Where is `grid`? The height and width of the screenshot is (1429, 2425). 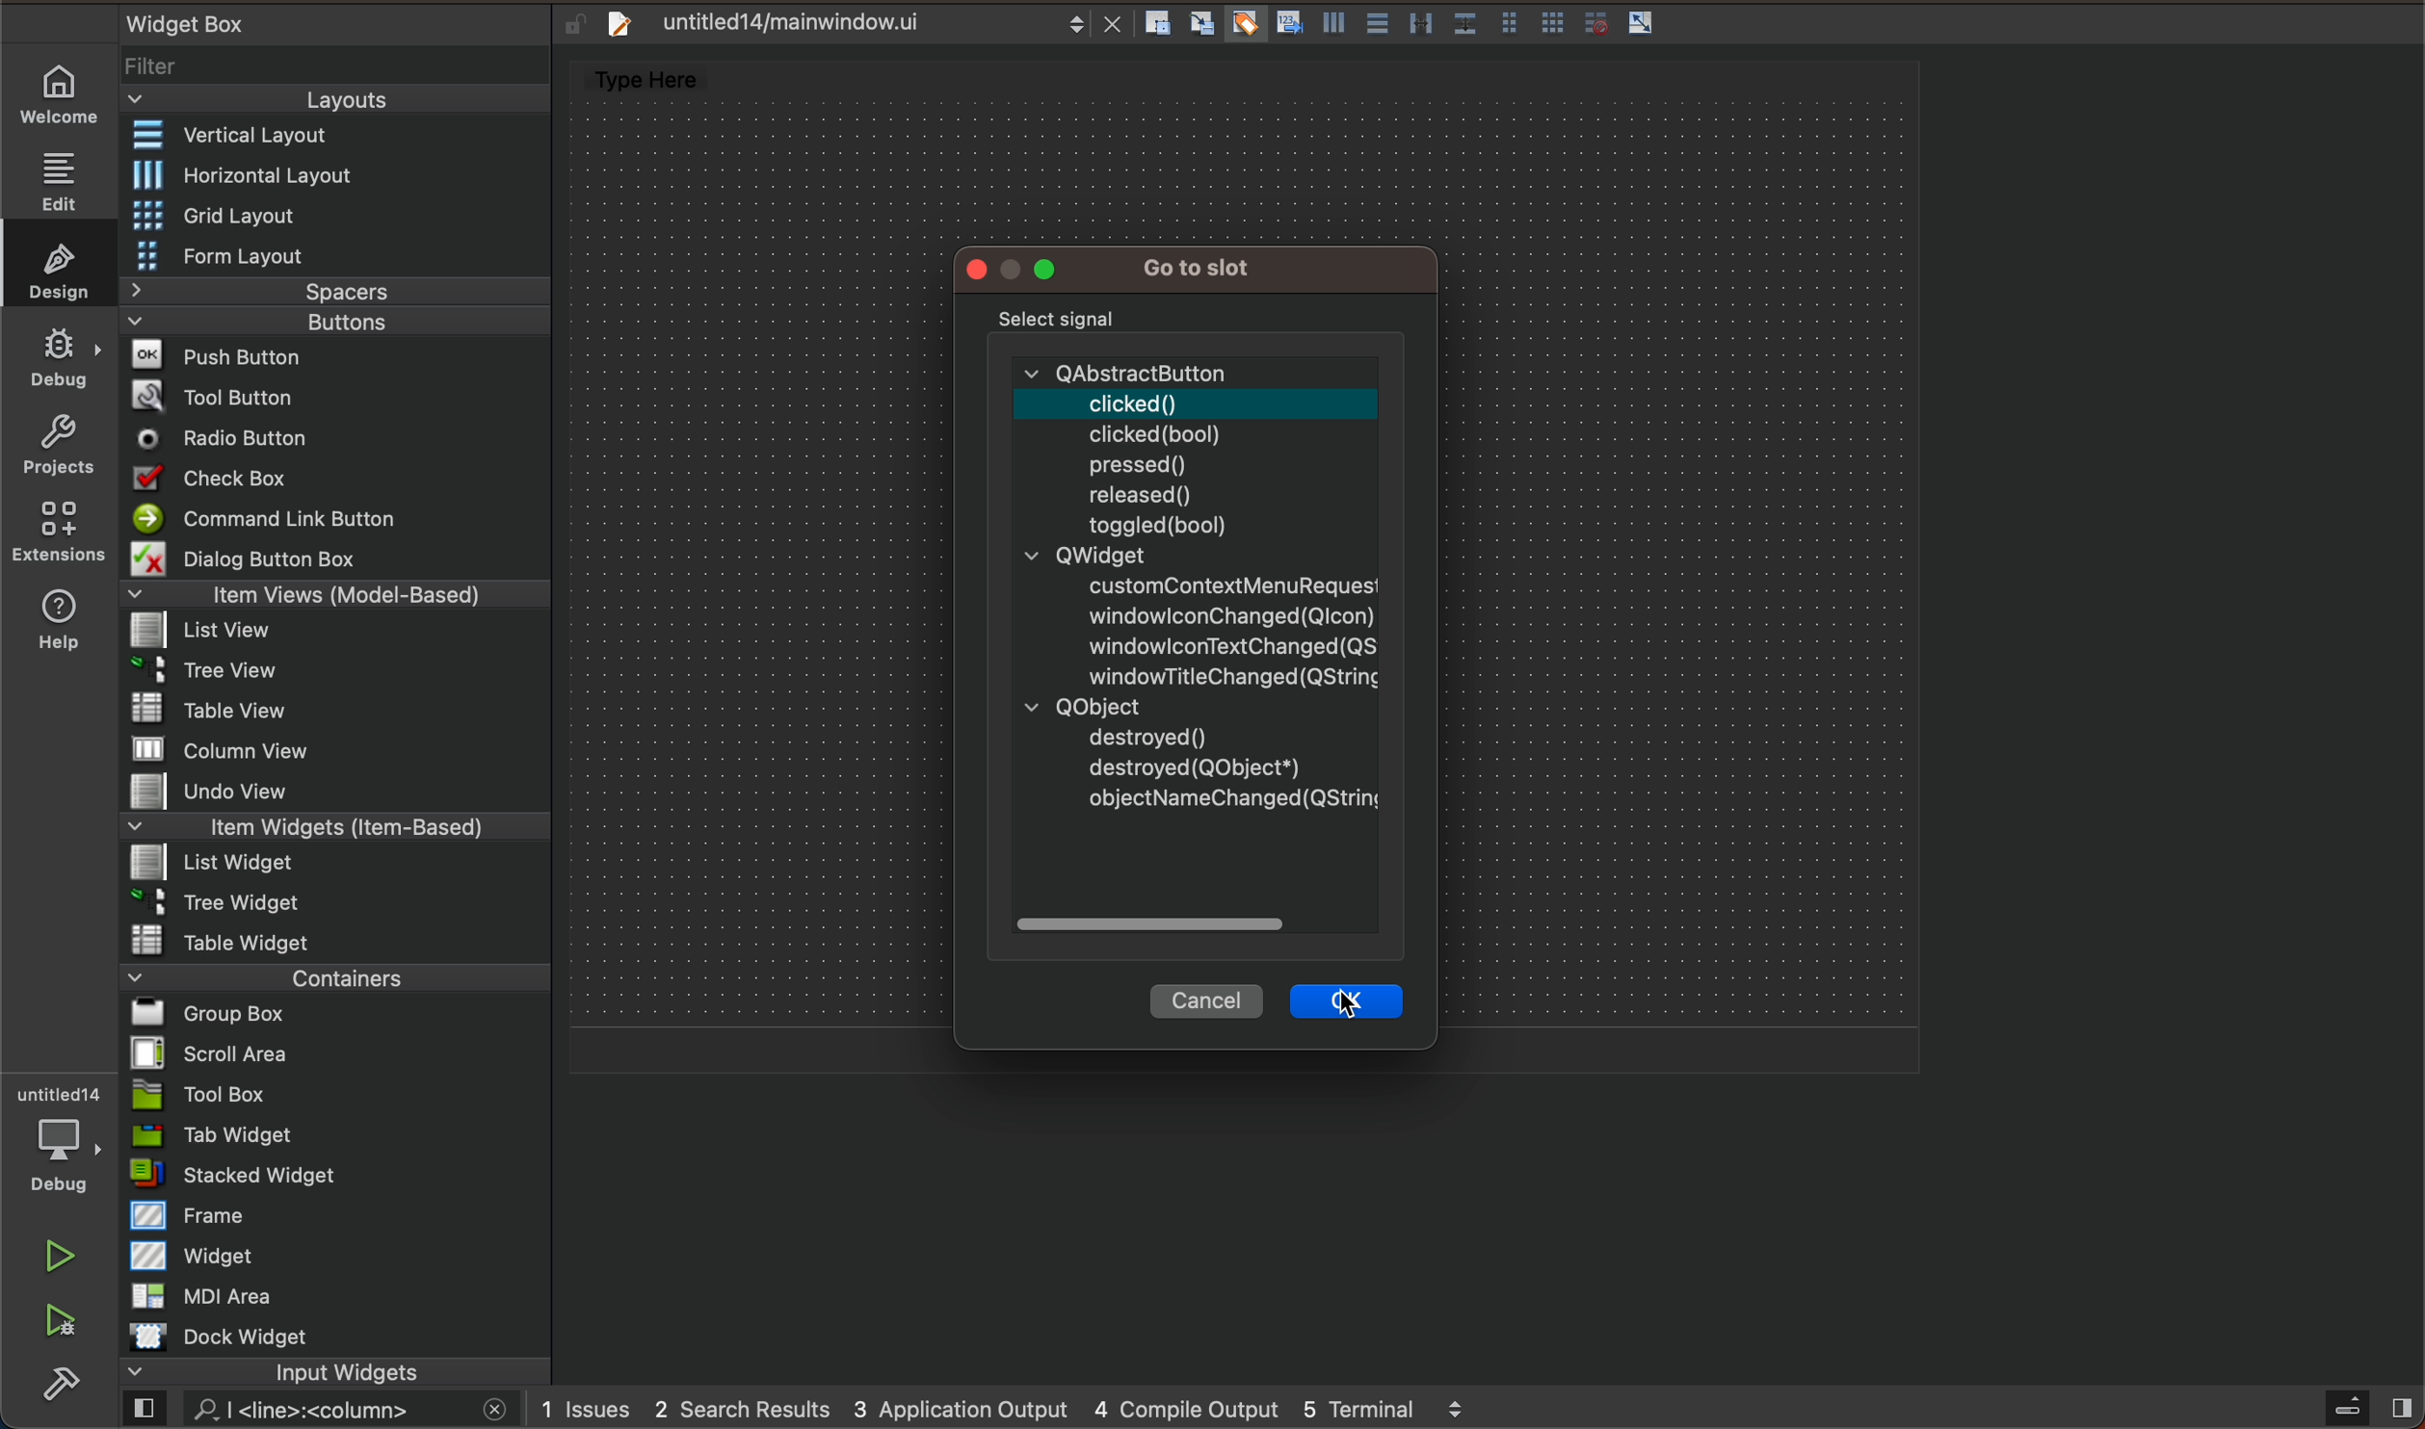
grid is located at coordinates (337, 216).